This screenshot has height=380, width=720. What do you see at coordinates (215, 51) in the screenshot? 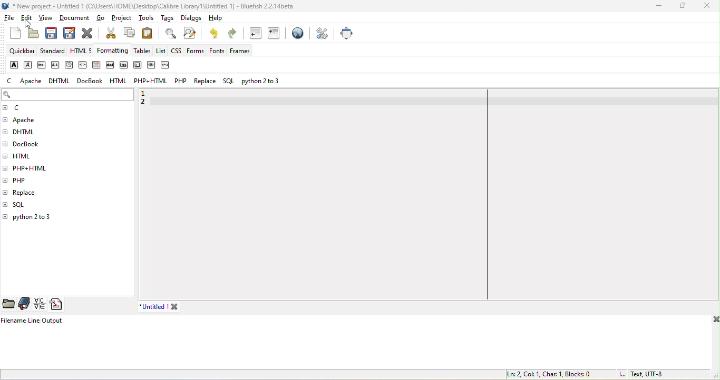
I see `fonts` at bounding box center [215, 51].